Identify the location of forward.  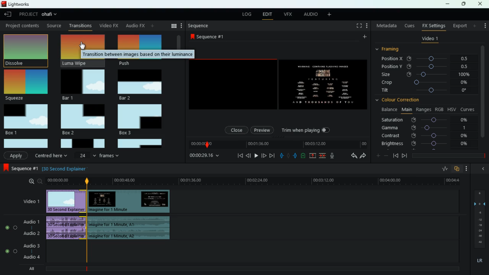
(363, 156).